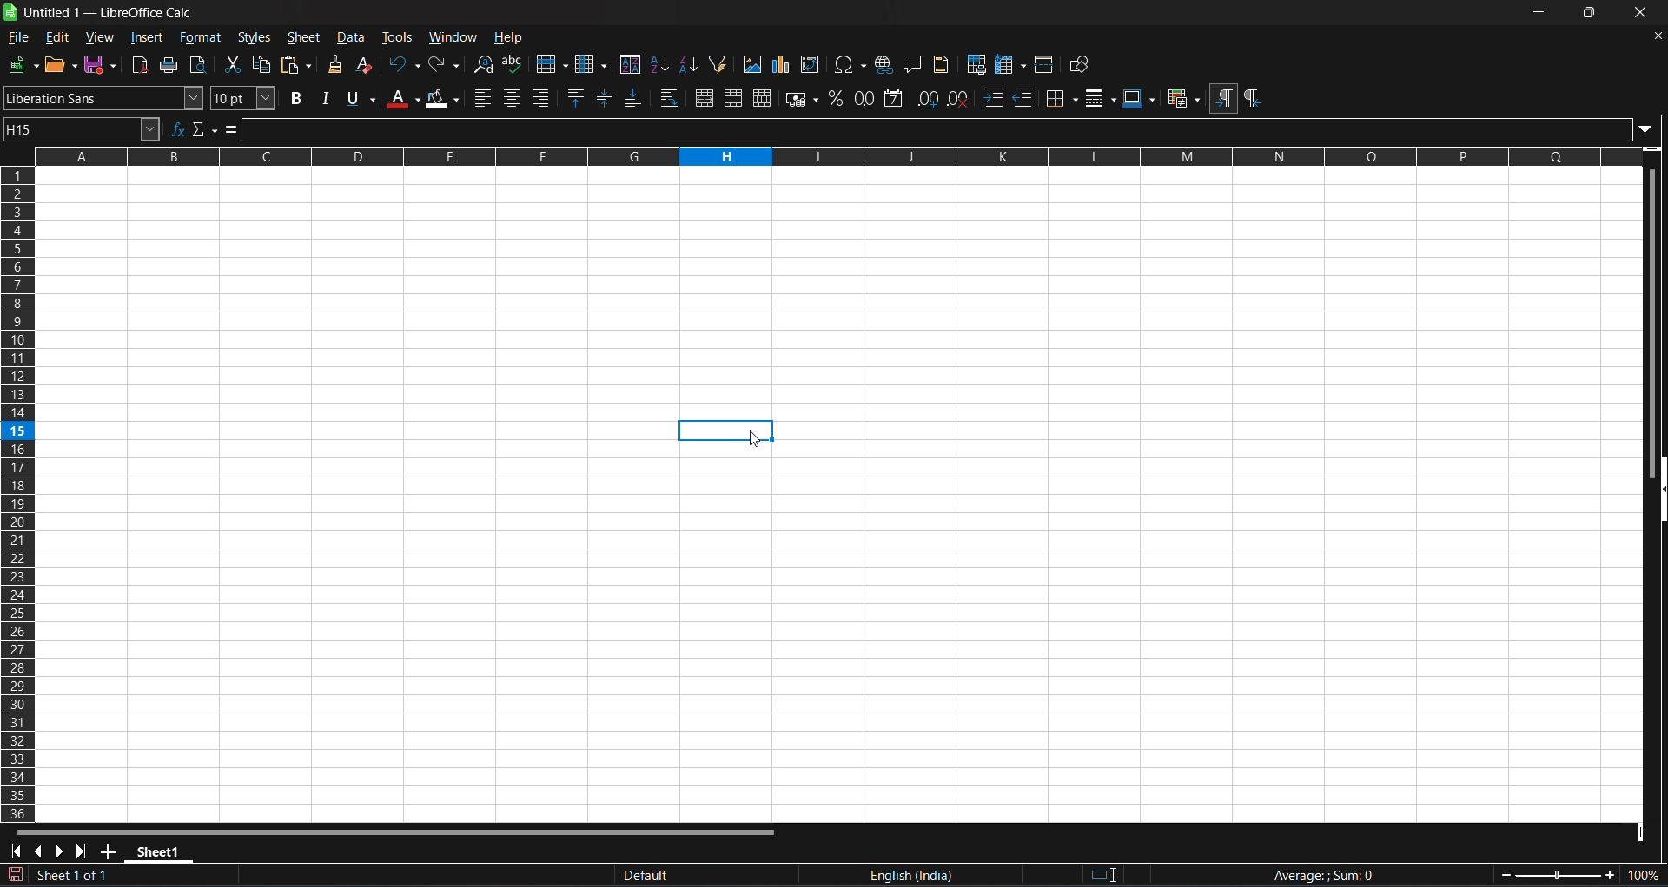 The height and width of the screenshot is (887, 1668). I want to click on insert special characters, so click(848, 64).